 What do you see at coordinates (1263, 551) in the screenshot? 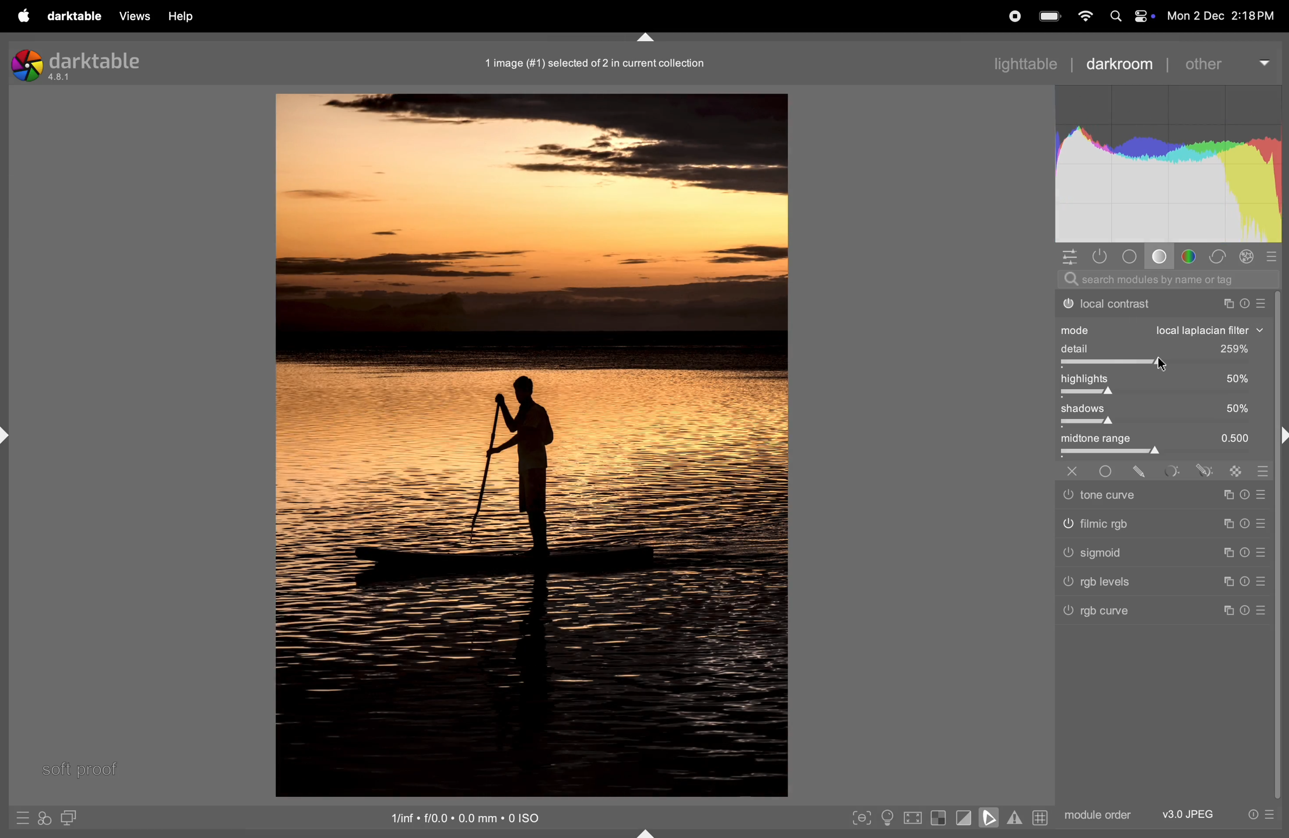
I see `sign ` at bounding box center [1263, 551].